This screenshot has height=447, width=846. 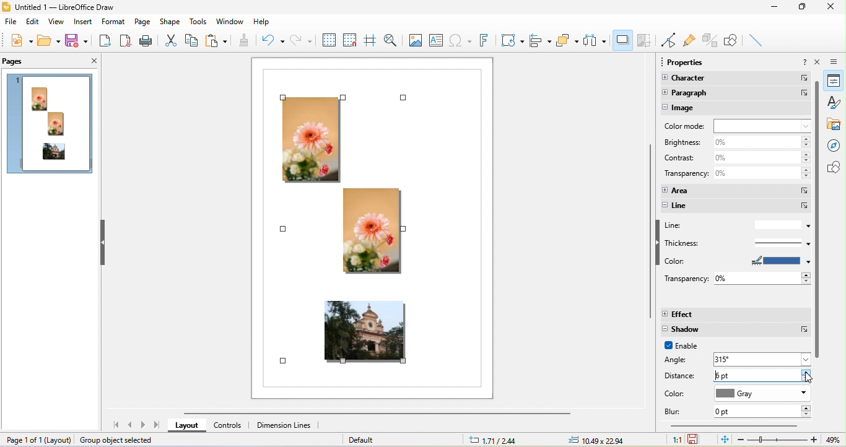 I want to click on redo, so click(x=300, y=39).